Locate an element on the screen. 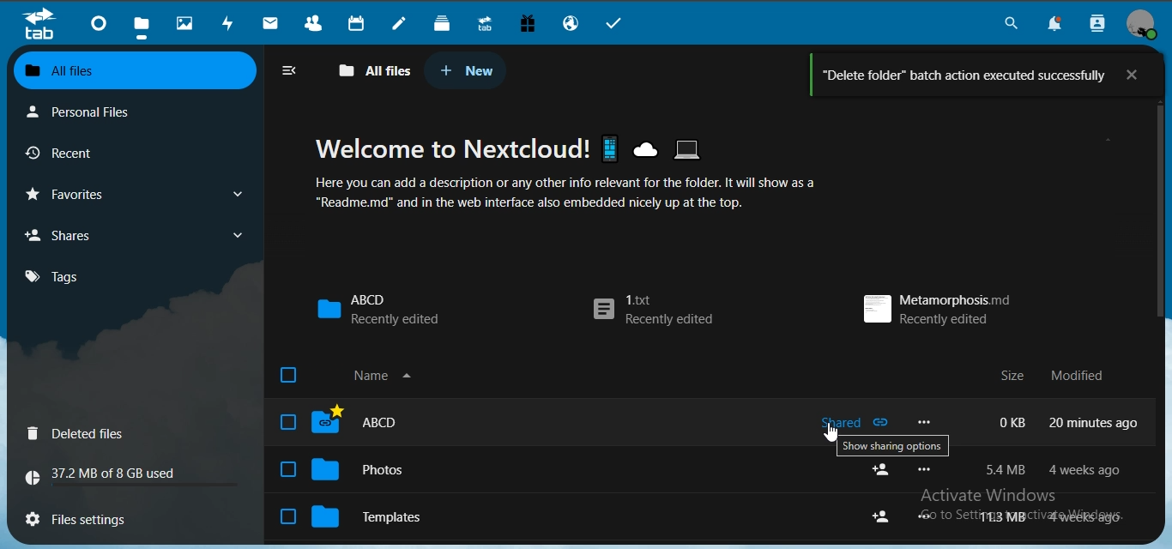 The height and width of the screenshot is (549, 1172). metamorphosis.md recently edited is located at coordinates (938, 306).